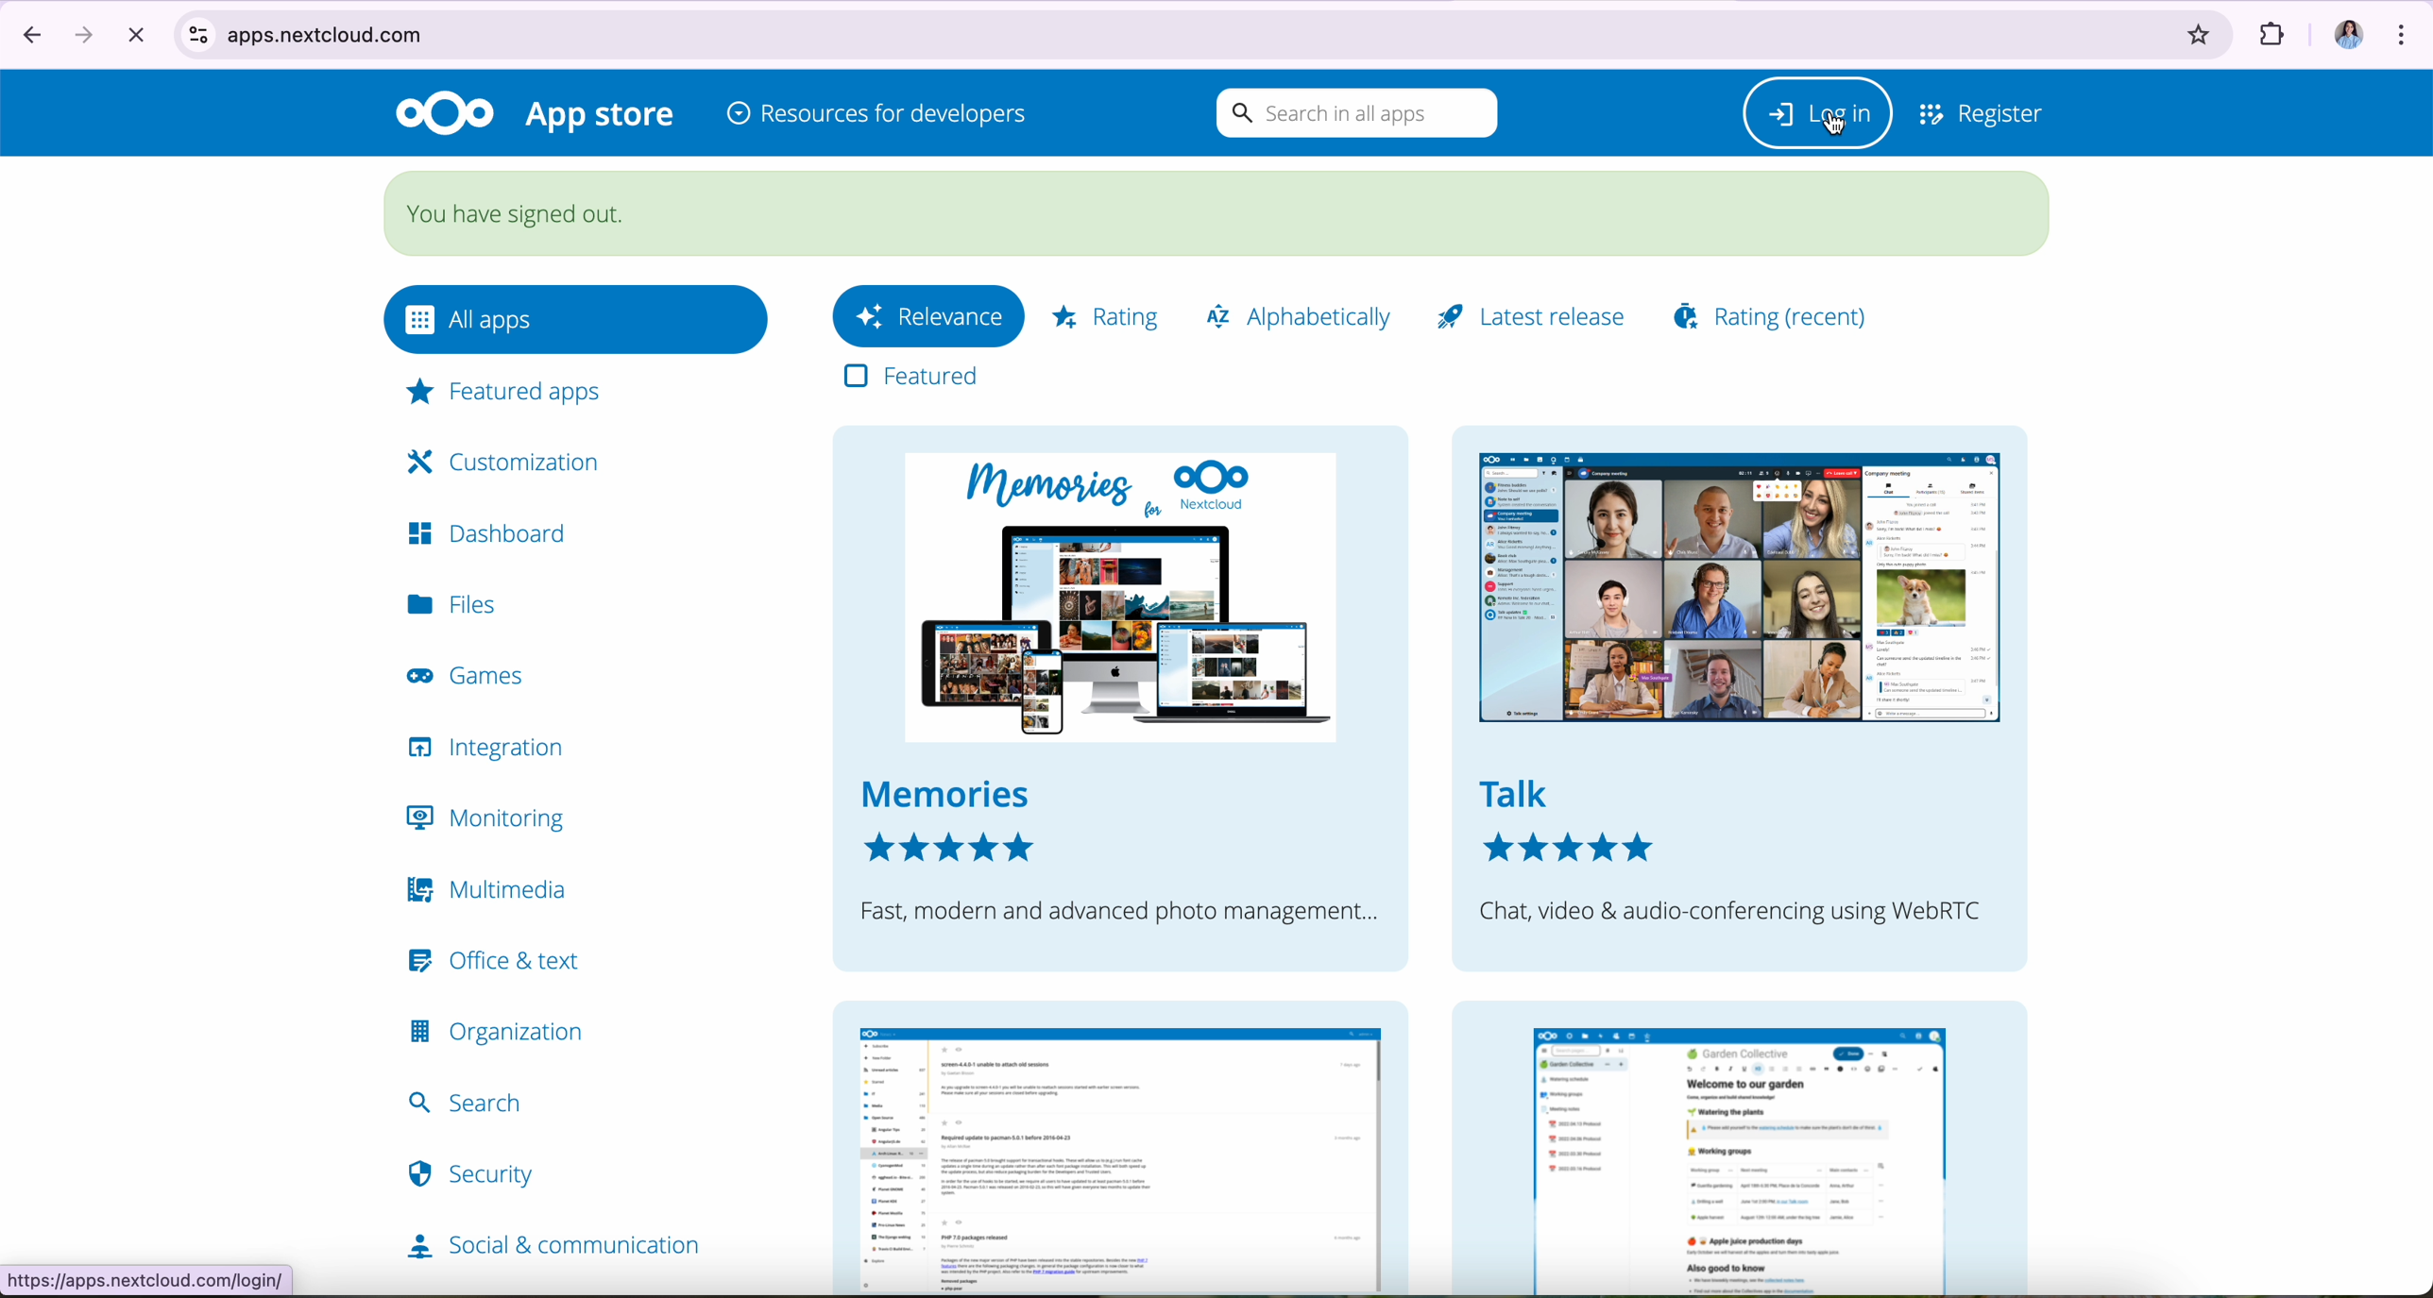 This screenshot has width=2433, height=1298. What do you see at coordinates (135, 32) in the screenshot?
I see `cancel` at bounding box center [135, 32].